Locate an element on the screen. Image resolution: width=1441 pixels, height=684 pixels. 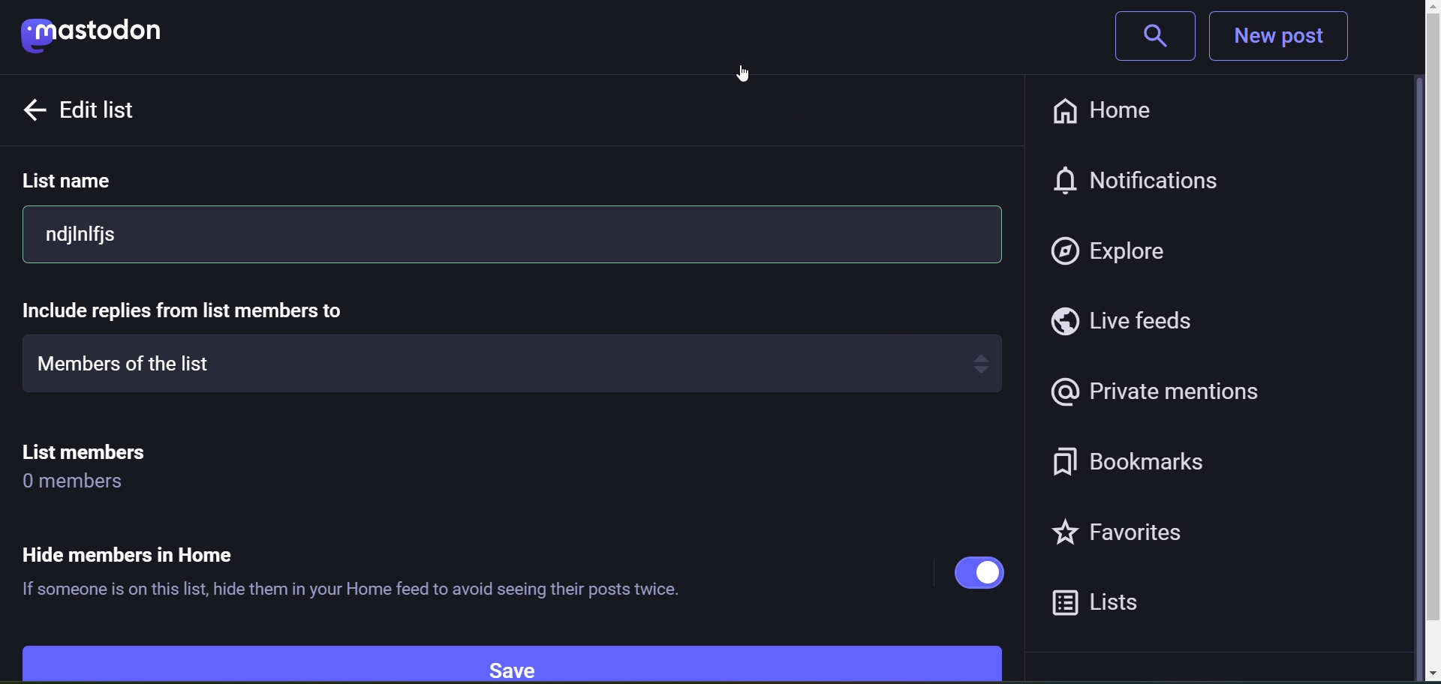
members of the list is located at coordinates (514, 366).